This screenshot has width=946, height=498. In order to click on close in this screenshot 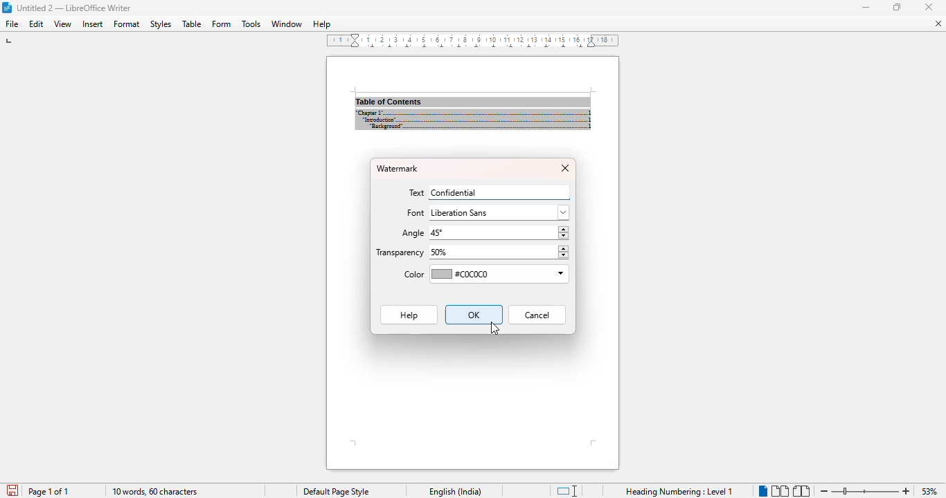, I will do `click(565, 168)`.